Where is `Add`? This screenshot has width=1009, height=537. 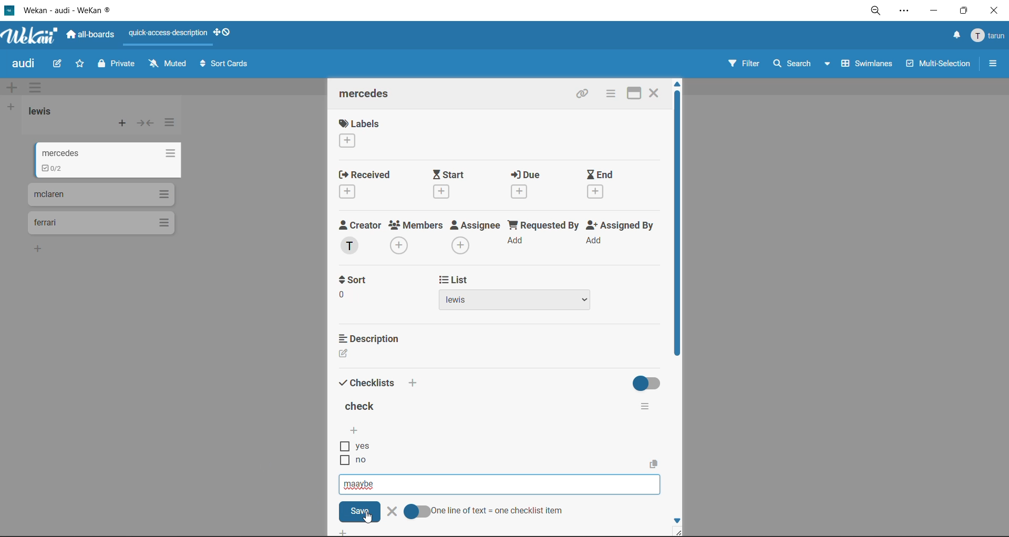
Add is located at coordinates (598, 240).